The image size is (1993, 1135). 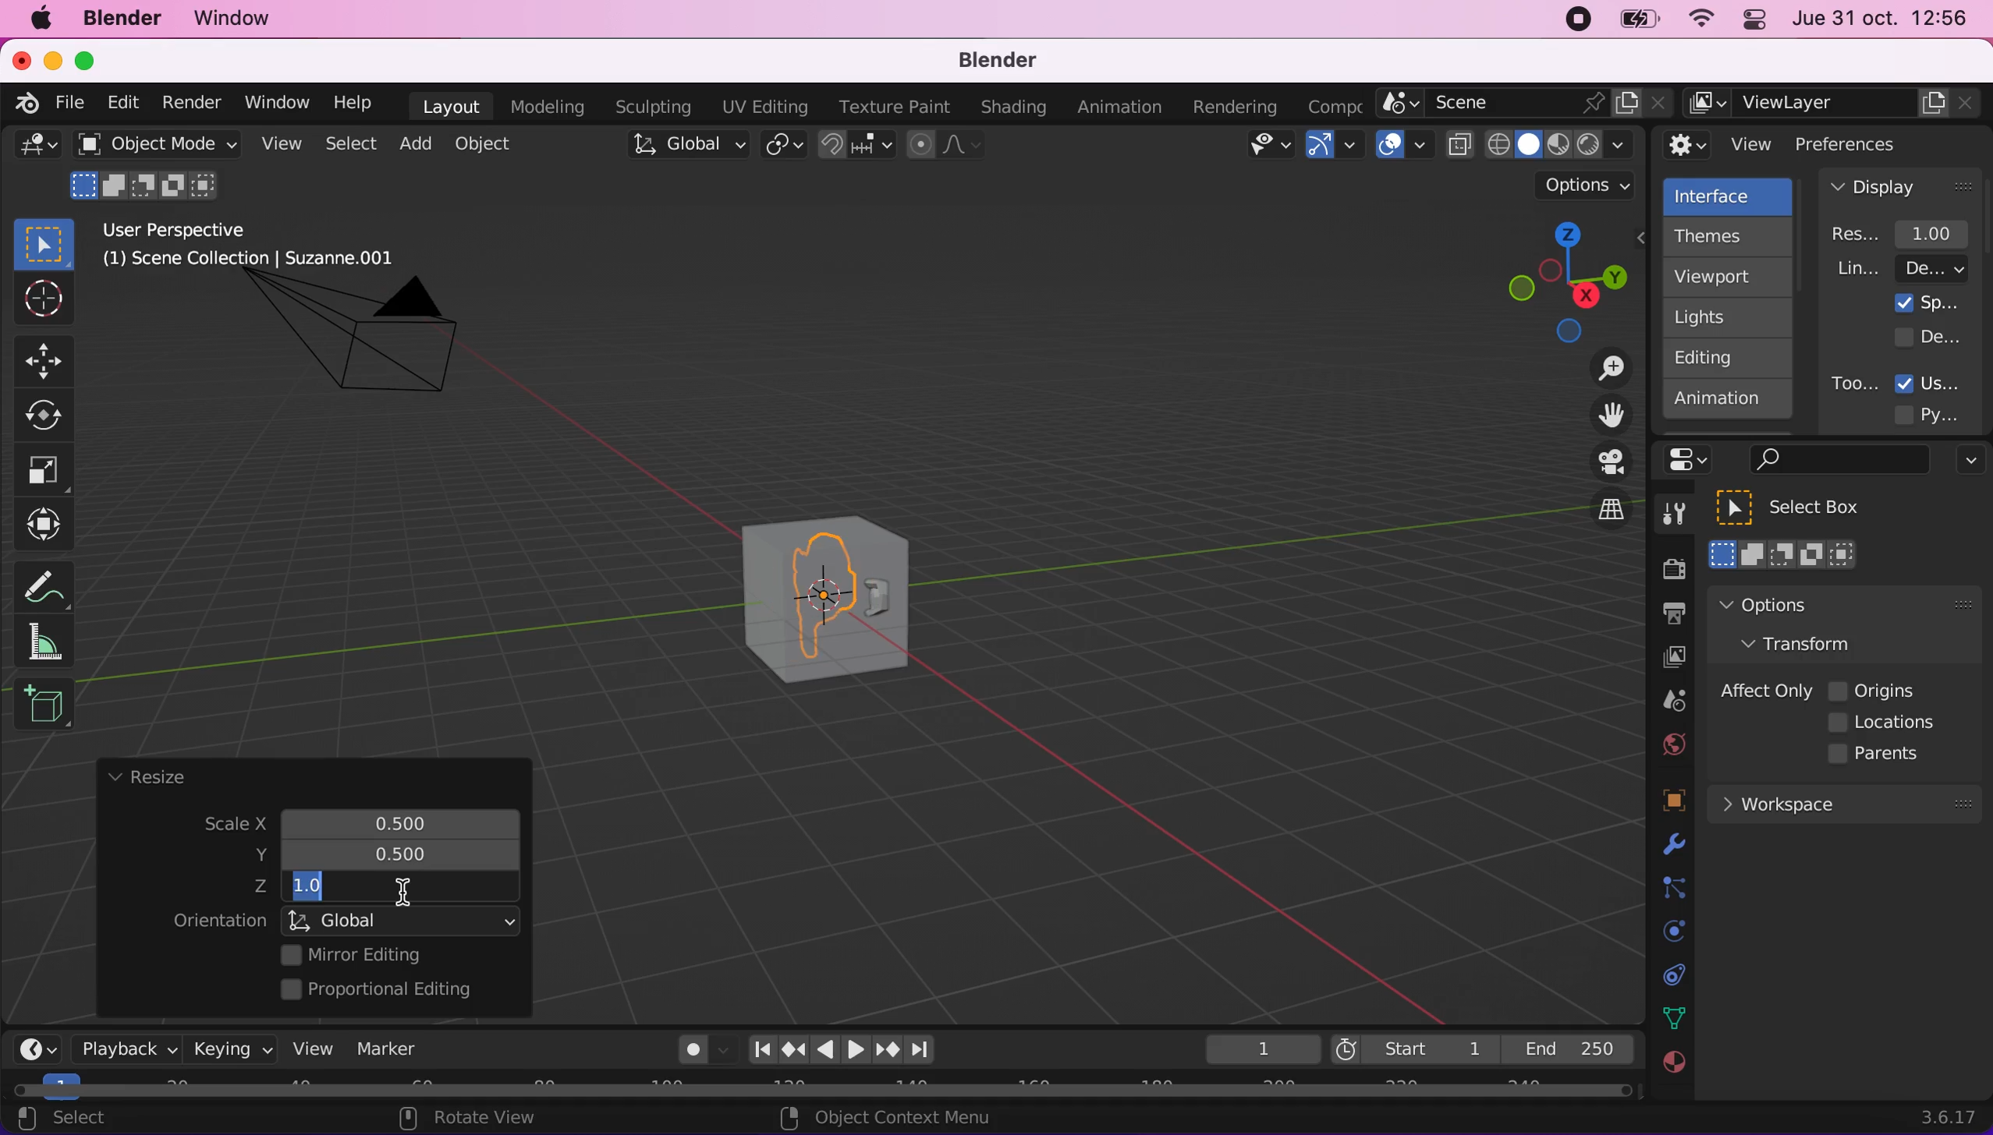 I want to click on uv editing, so click(x=764, y=107).